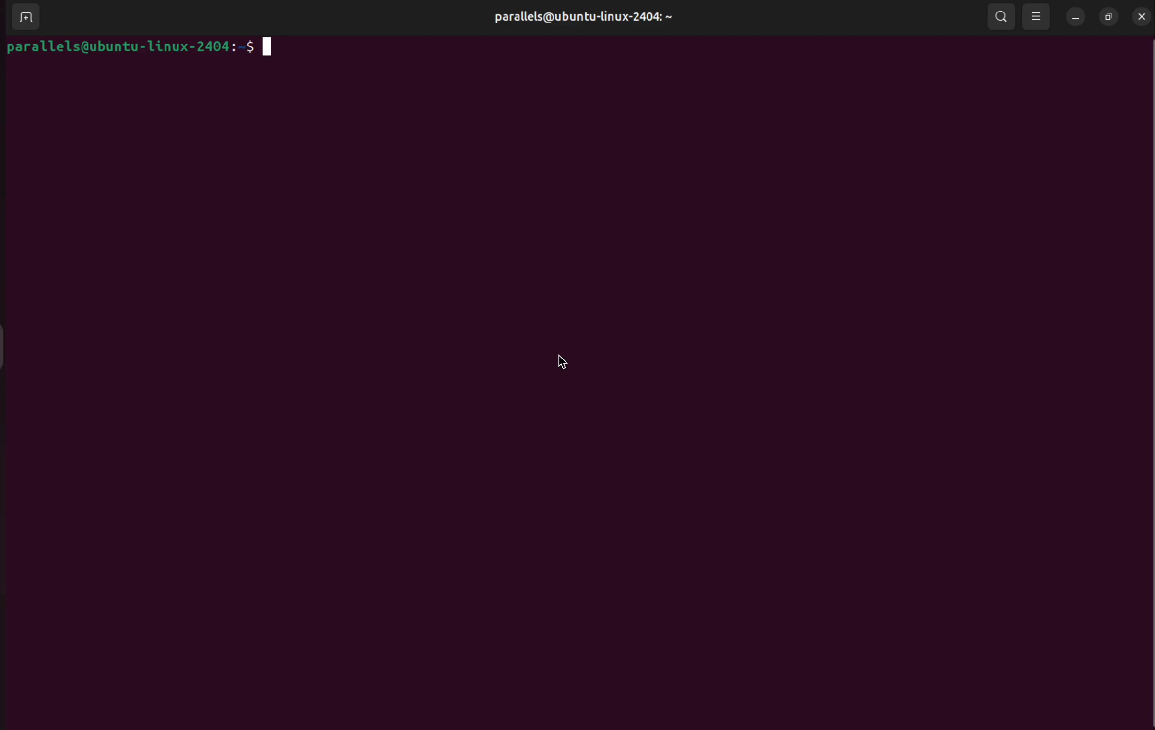 The height and width of the screenshot is (730, 1155). I want to click on view options, so click(1037, 17).